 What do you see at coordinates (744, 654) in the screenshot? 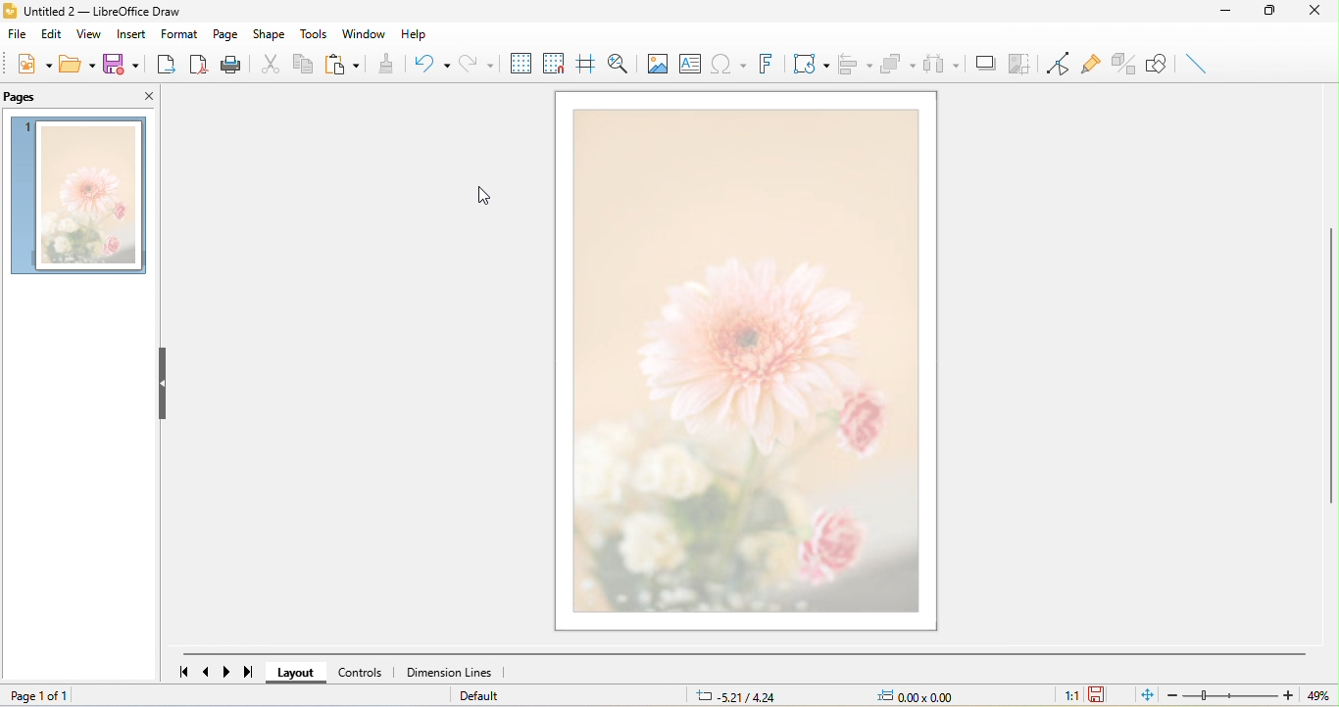
I see `horizontal scroll bar` at bounding box center [744, 654].